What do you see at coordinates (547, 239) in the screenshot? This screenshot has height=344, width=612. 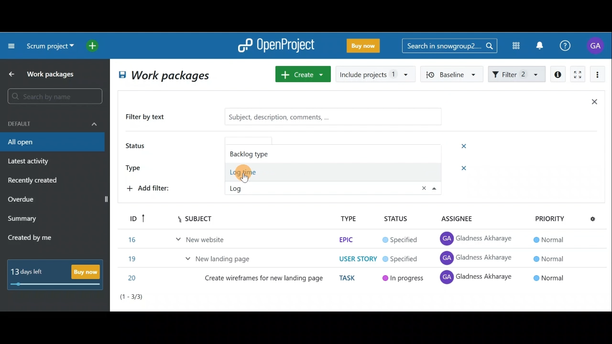 I see `normal` at bounding box center [547, 239].